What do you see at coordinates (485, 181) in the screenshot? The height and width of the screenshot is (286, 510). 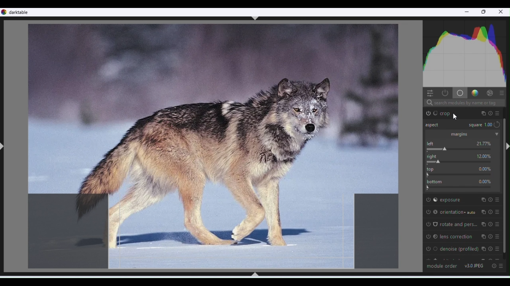 I see `value` at bounding box center [485, 181].